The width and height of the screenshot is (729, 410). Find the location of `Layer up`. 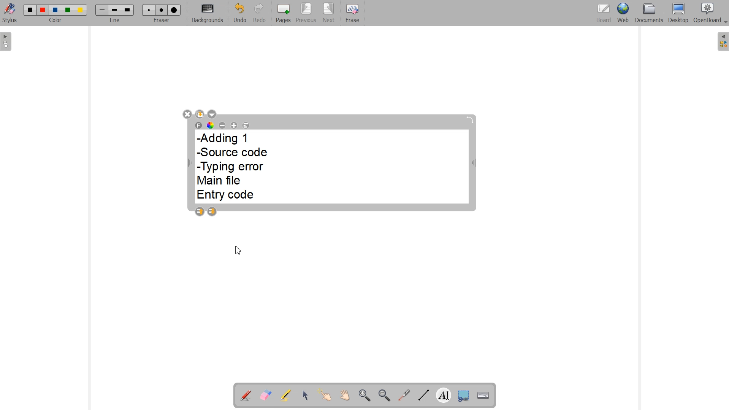

Layer up is located at coordinates (199, 211).